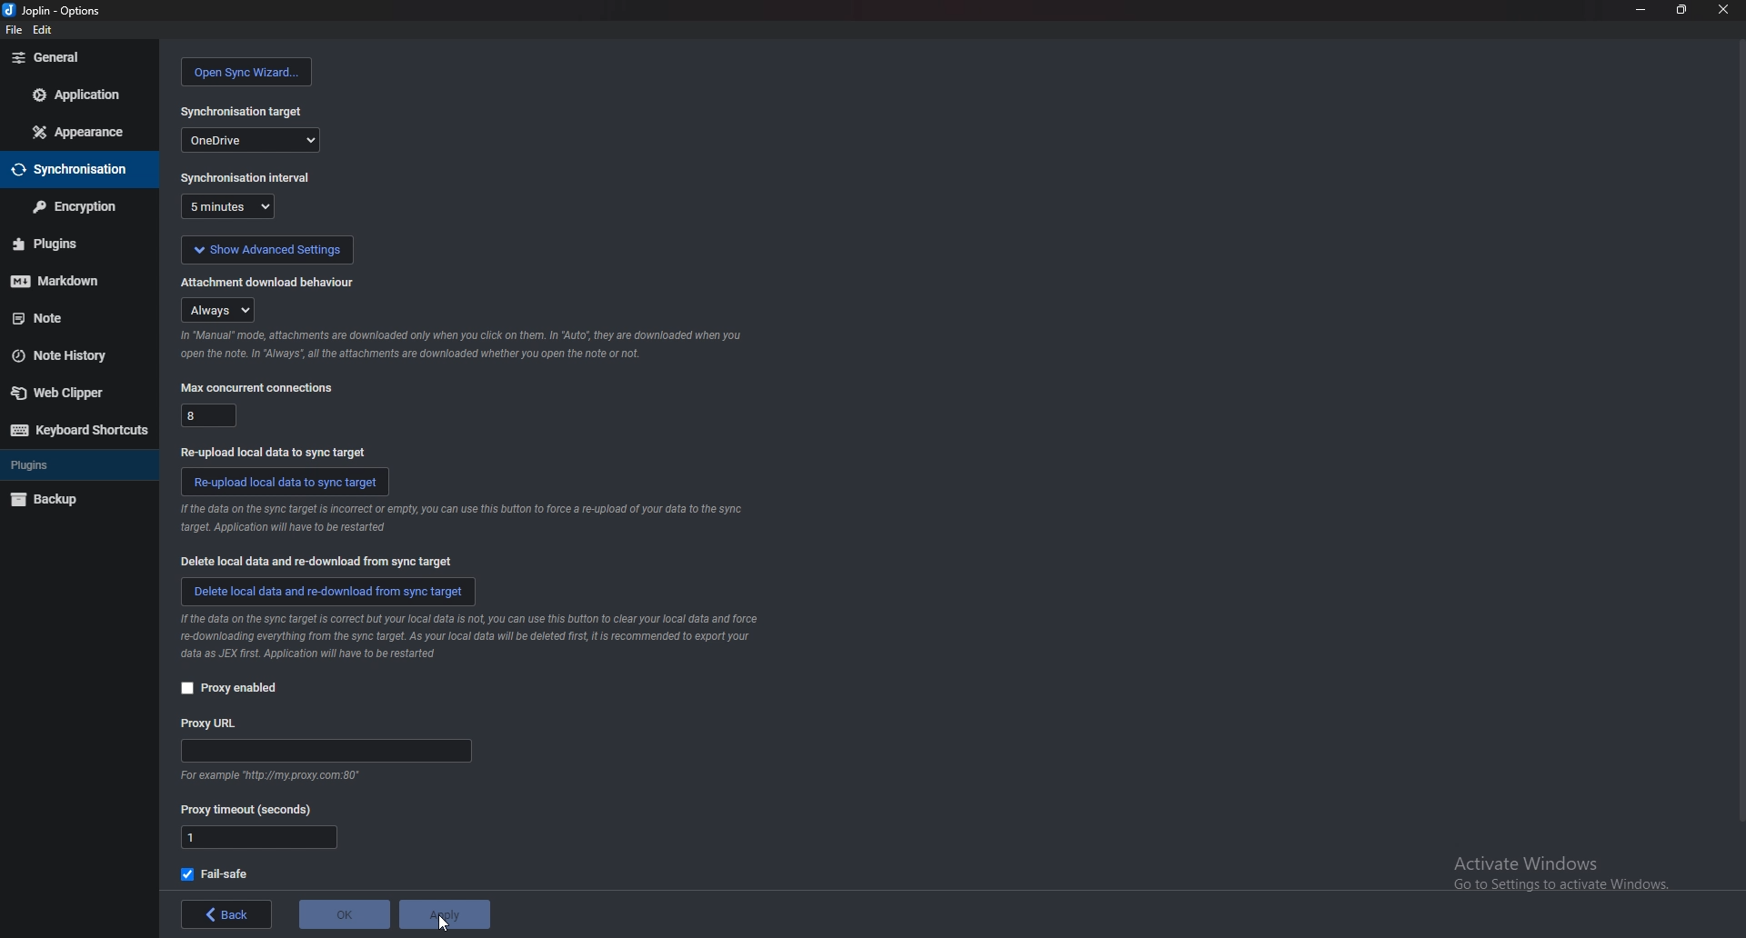 This screenshot has width=1746, height=938. Describe the element at coordinates (73, 465) in the screenshot. I see `plugins` at that location.